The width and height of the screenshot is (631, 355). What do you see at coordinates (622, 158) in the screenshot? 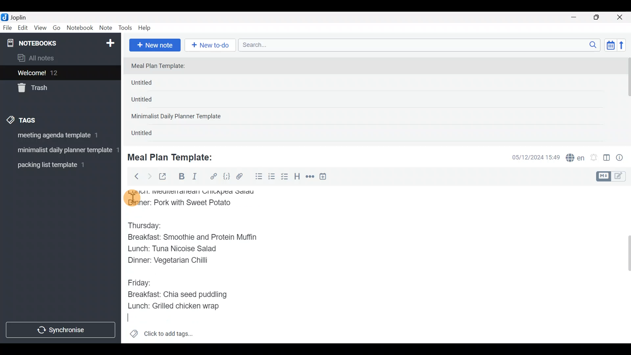
I see `Note properties` at bounding box center [622, 158].